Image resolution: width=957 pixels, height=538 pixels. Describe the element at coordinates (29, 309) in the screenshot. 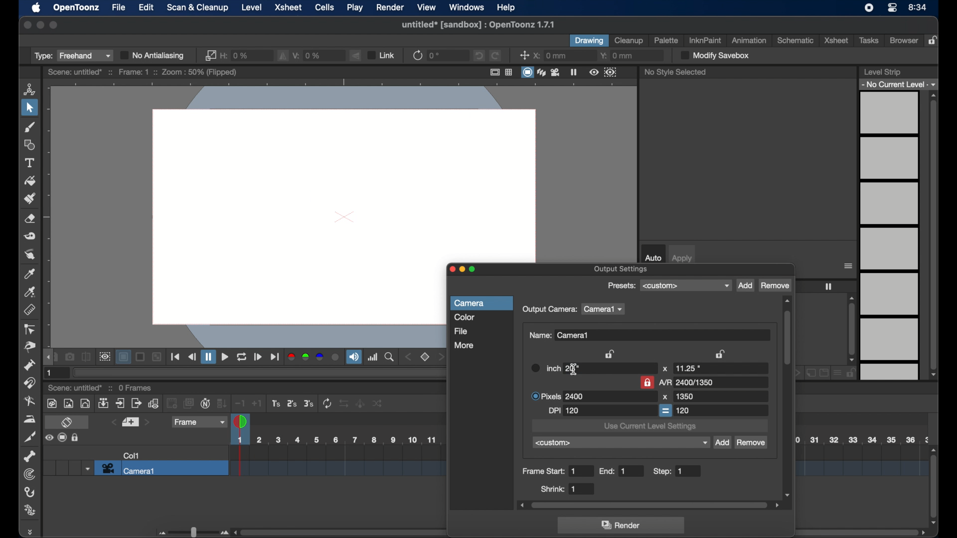

I see `ruler tool` at that location.